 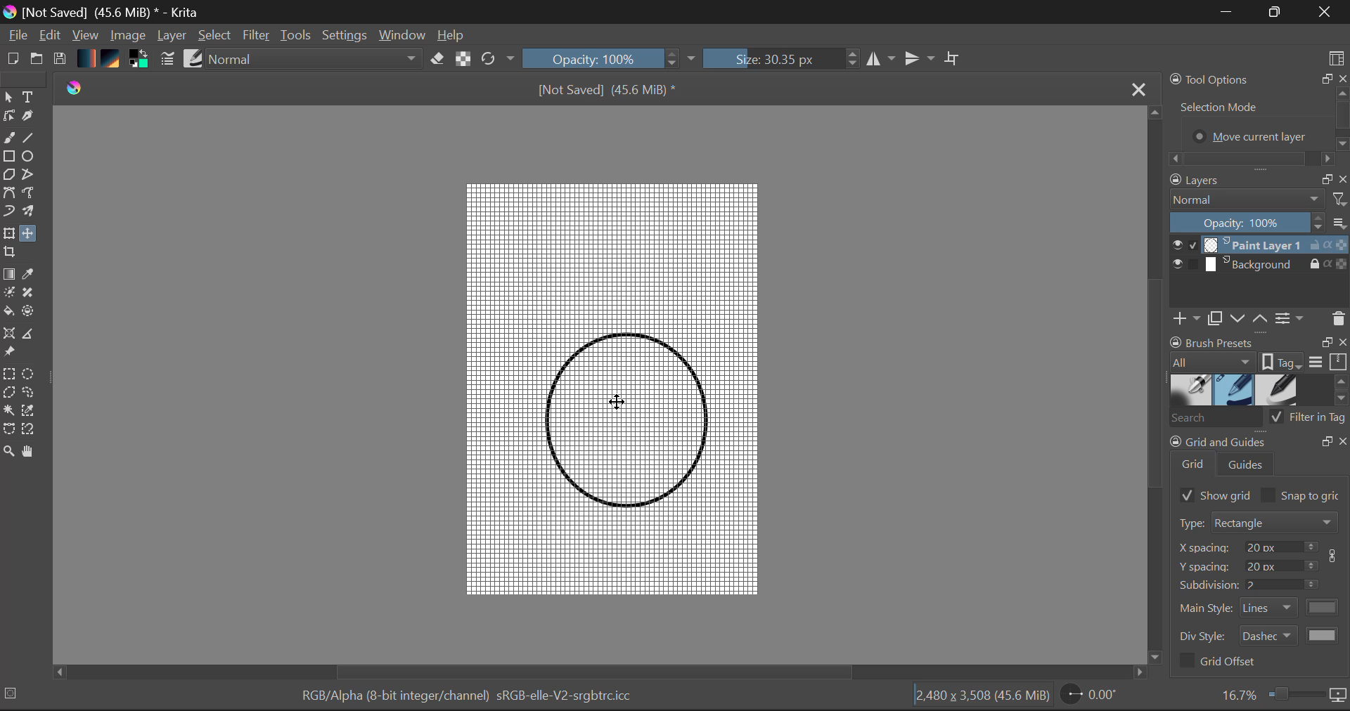 What do you see at coordinates (31, 156) in the screenshot?
I see `Elipses` at bounding box center [31, 156].